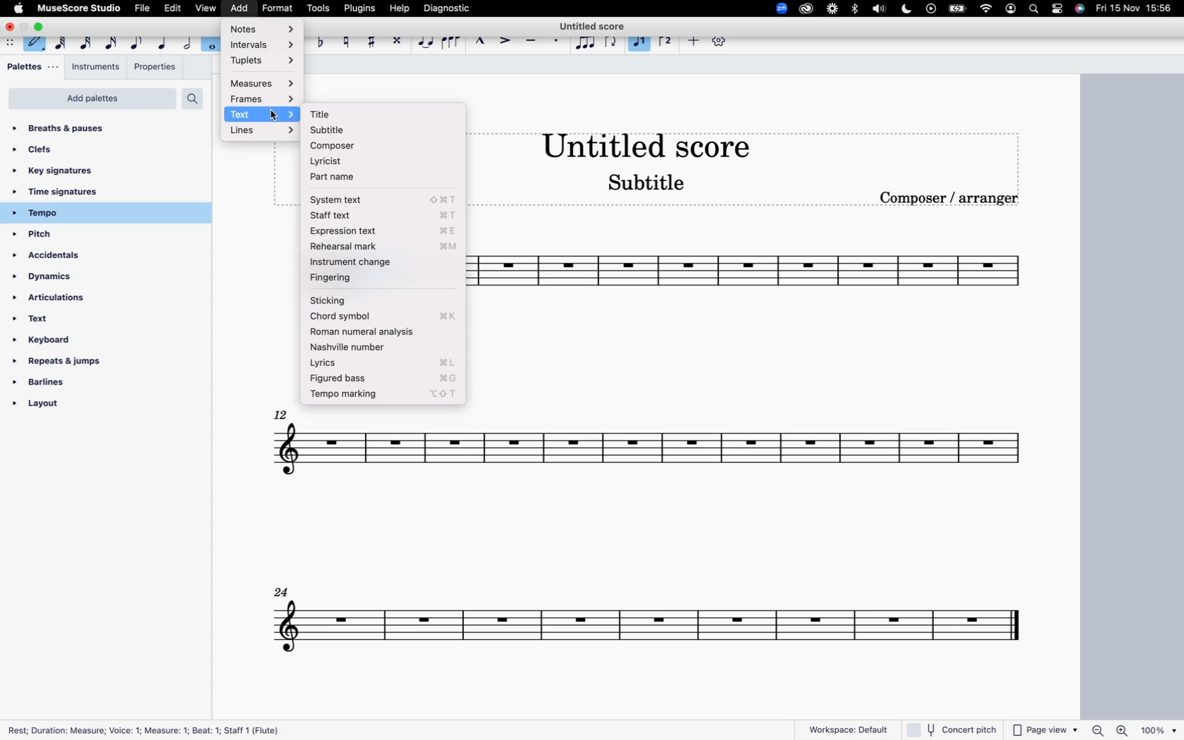 This screenshot has height=740, width=1184. I want to click on add, so click(236, 8).